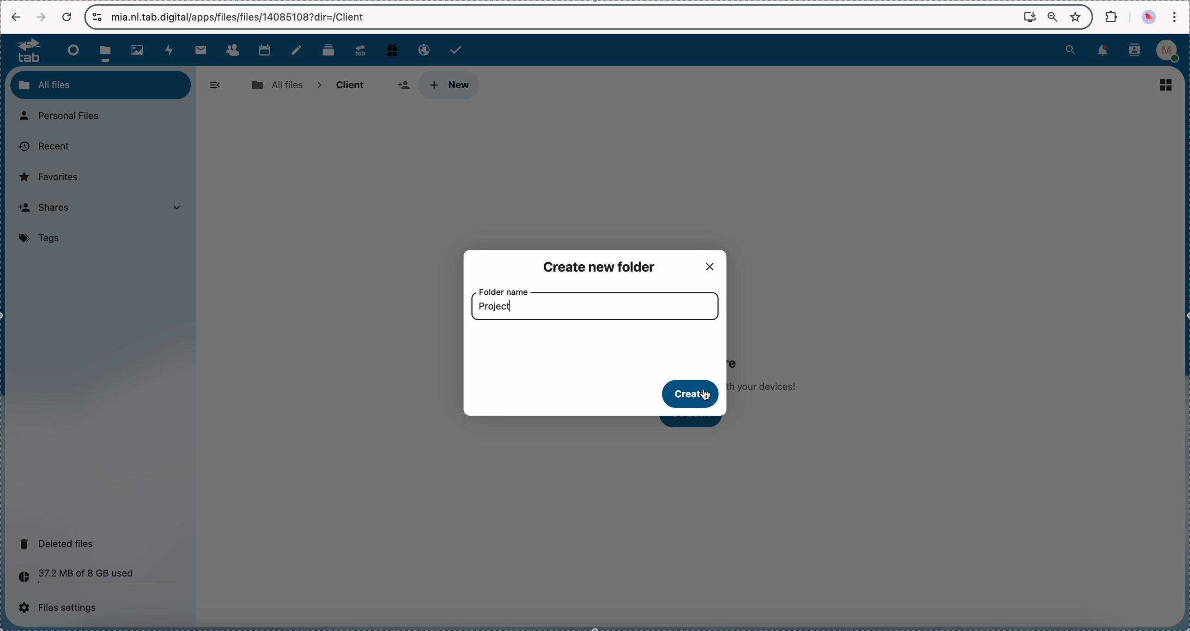 The width and height of the screenshot is (1190, 631). I want to click on cursor, so click(707, 397).